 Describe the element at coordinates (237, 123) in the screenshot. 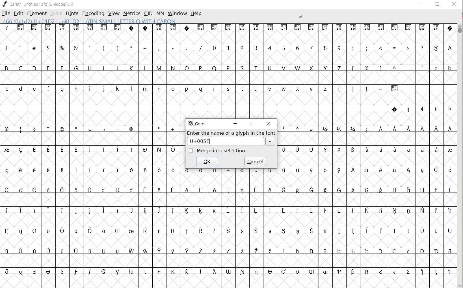

I see `MINIMIZE` at that location.